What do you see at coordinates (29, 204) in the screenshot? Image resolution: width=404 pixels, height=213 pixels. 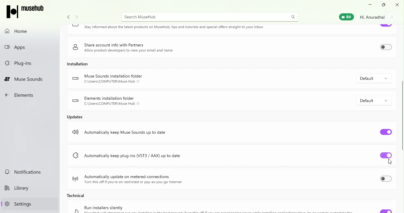 I see `Settings` at bounding box center [29, 204].